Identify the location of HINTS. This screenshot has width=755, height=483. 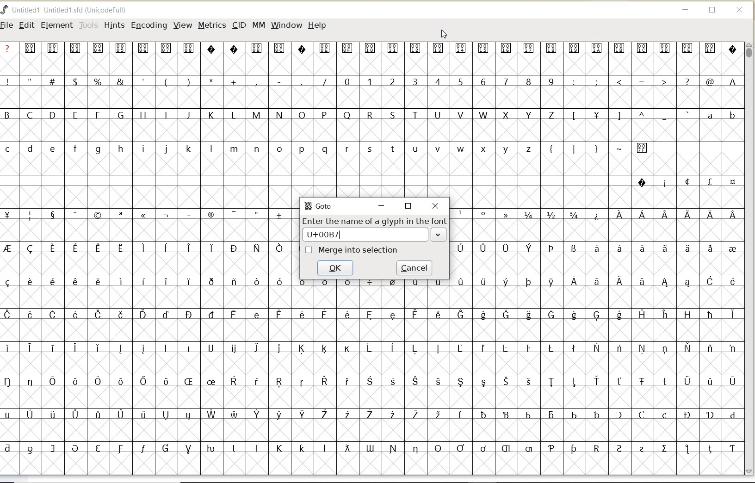
(113, 25).